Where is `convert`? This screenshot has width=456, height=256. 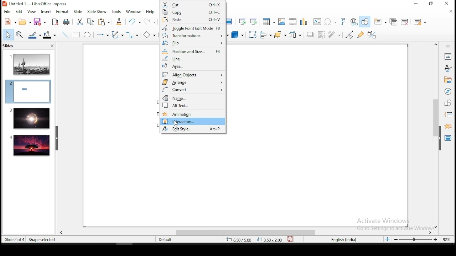 convert is located at coordinates (192, 90).